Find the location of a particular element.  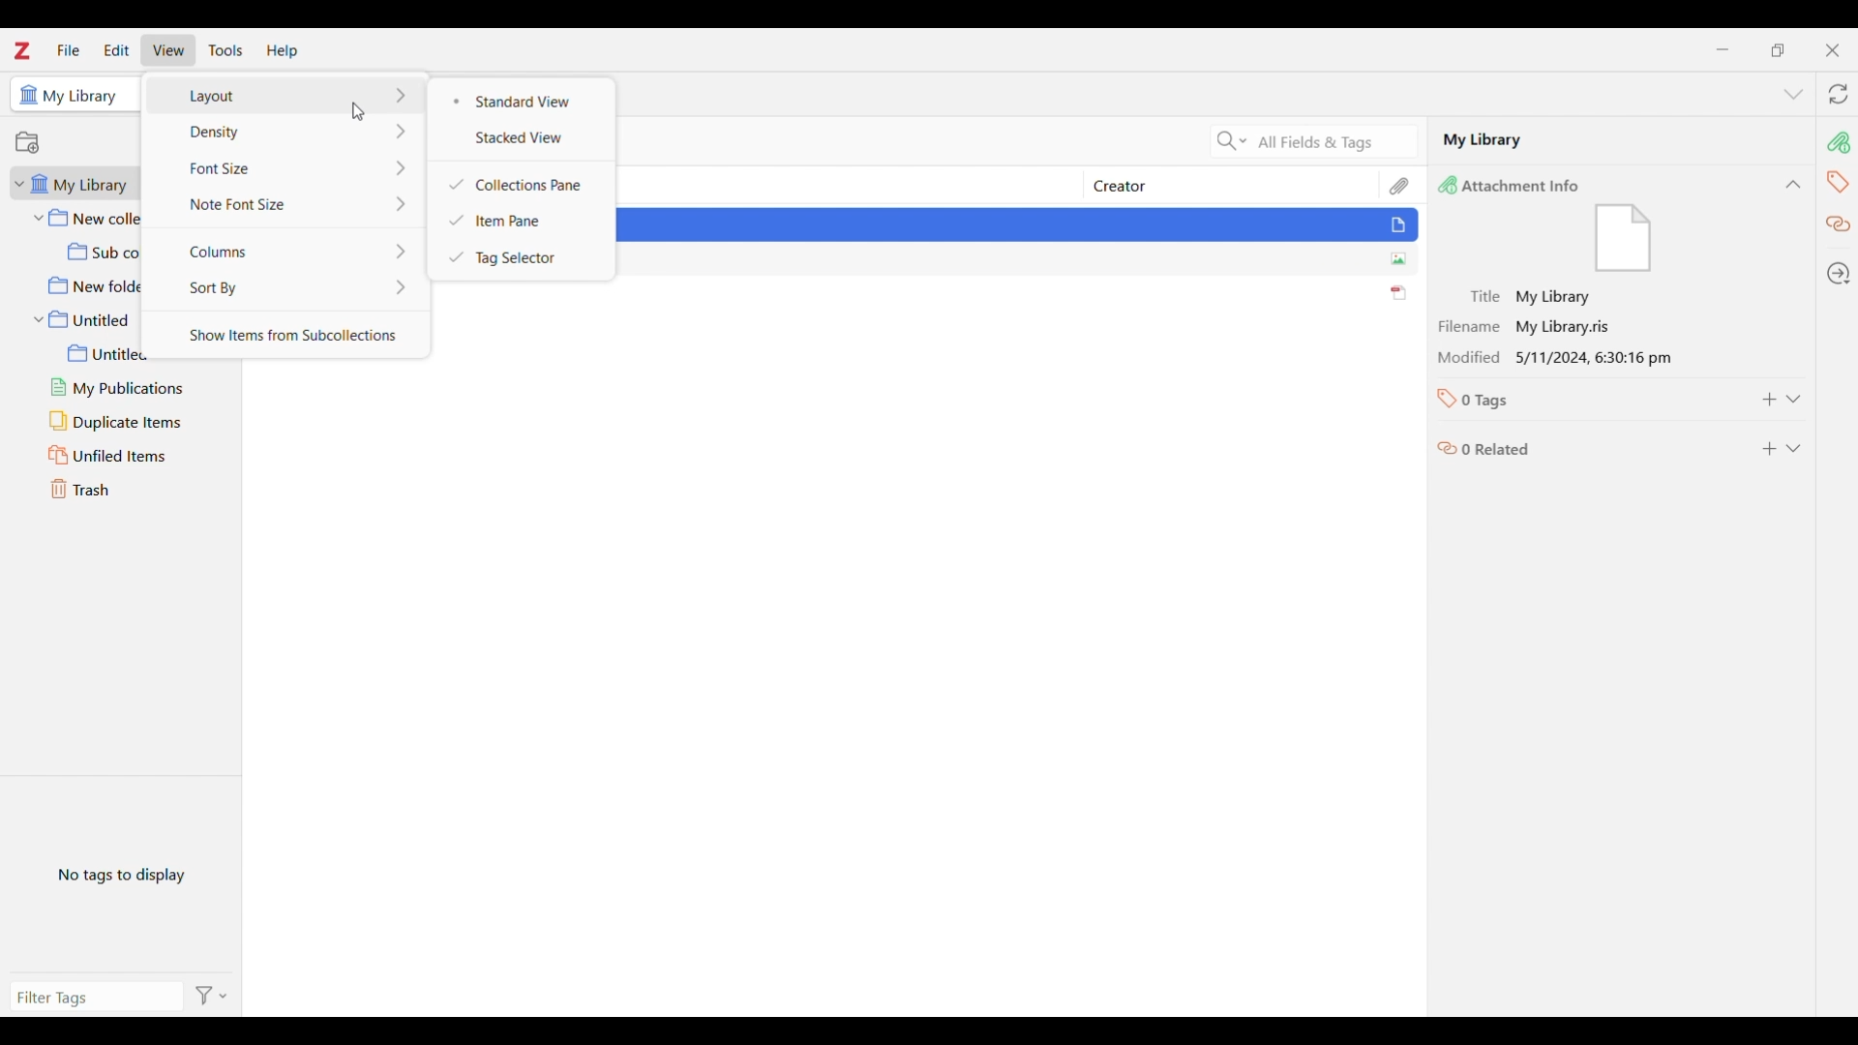

Trash folder is located at coordinates (123, 489).